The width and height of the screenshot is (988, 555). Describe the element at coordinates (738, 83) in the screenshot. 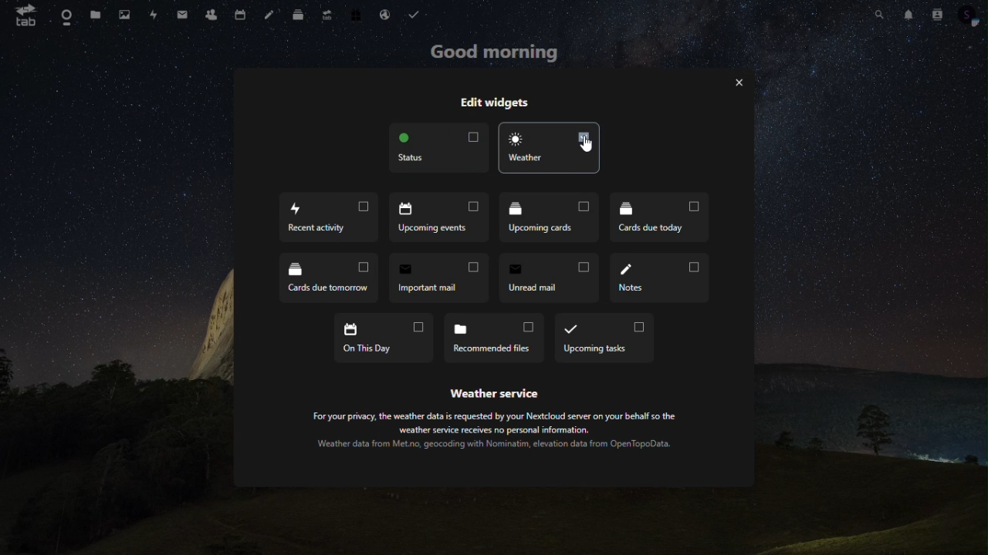

I see `exit` at that location.